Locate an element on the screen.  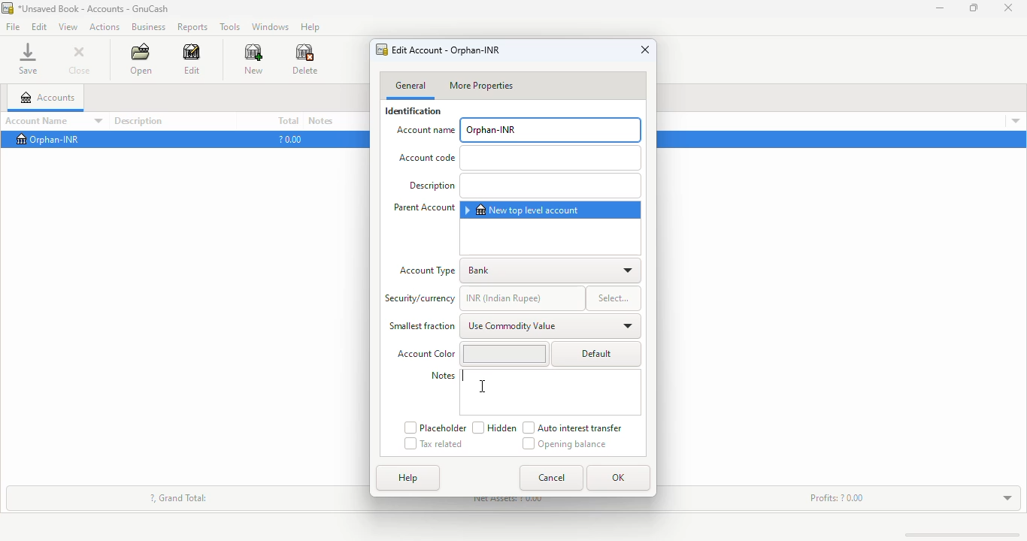
use commodity value is located at coordinates (551, 326).